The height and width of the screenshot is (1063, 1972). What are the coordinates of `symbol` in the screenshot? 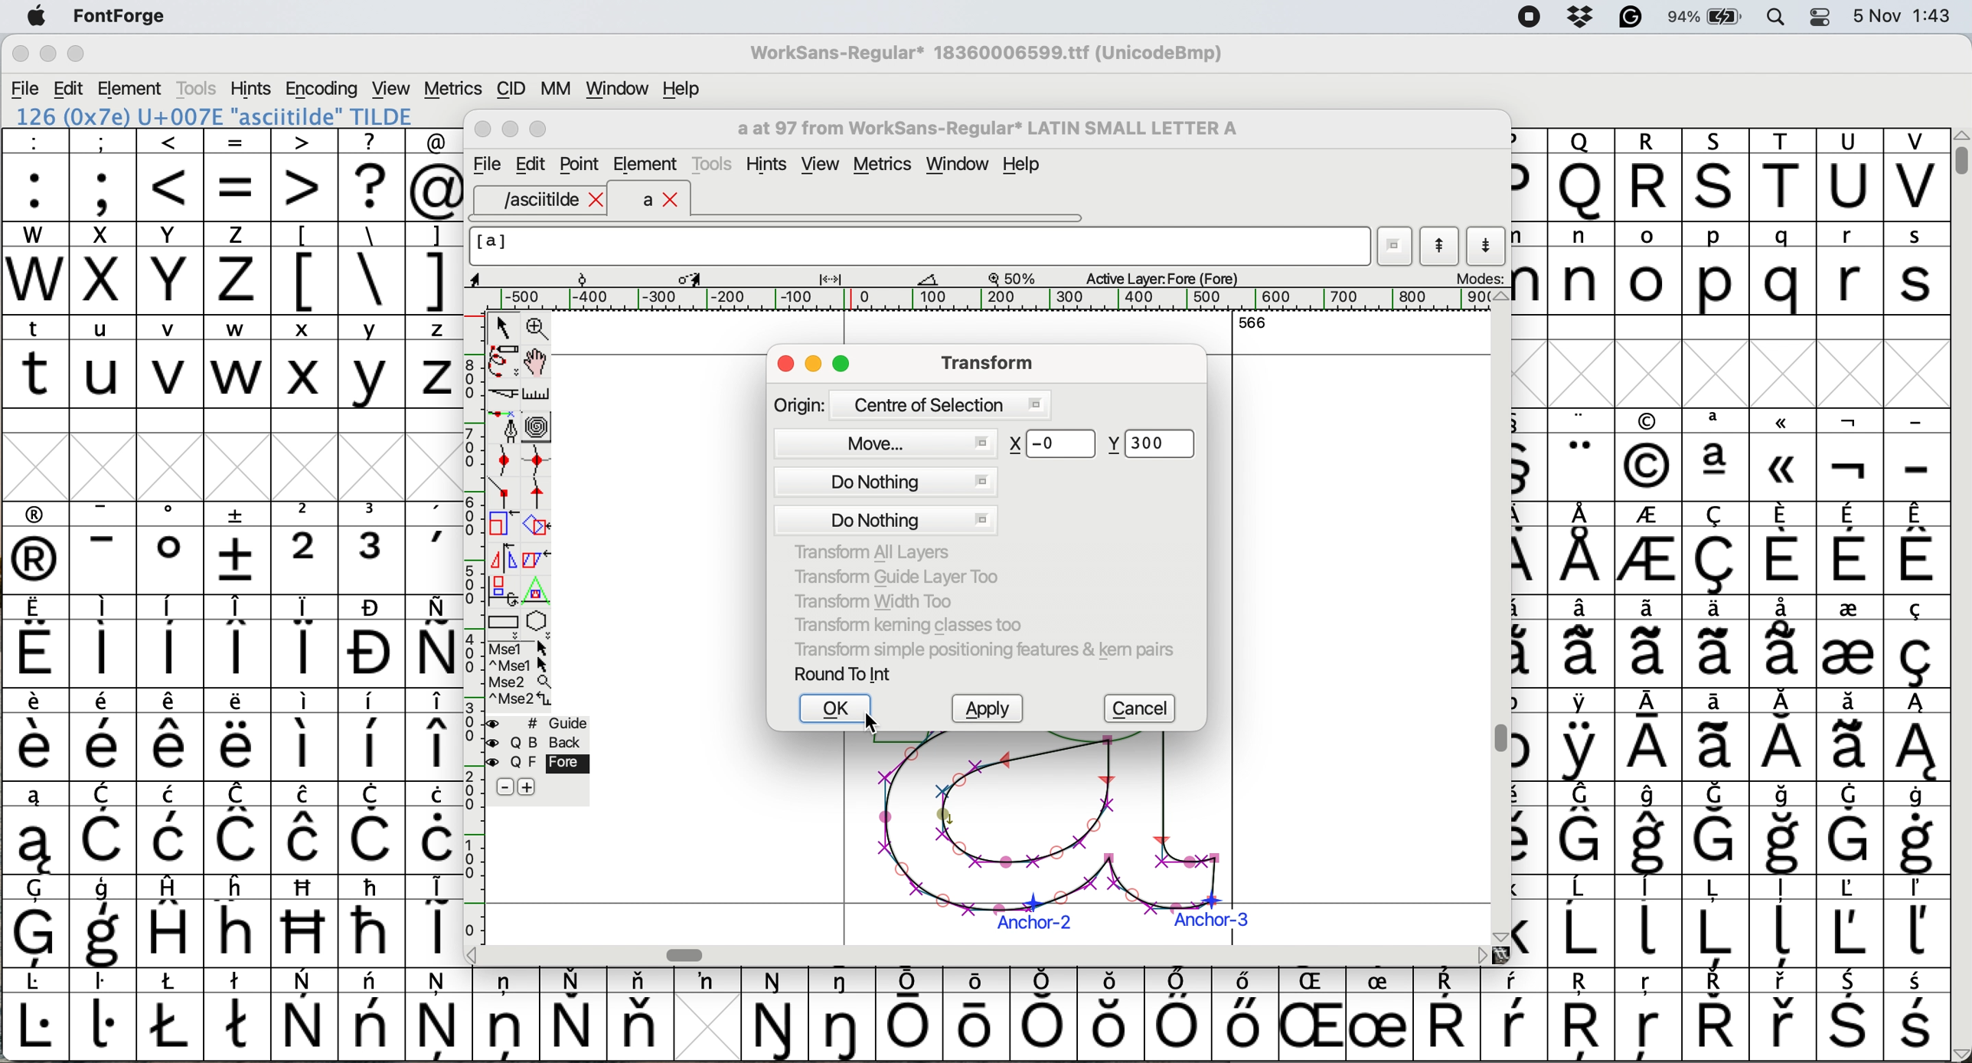 It's located at (240, 548).